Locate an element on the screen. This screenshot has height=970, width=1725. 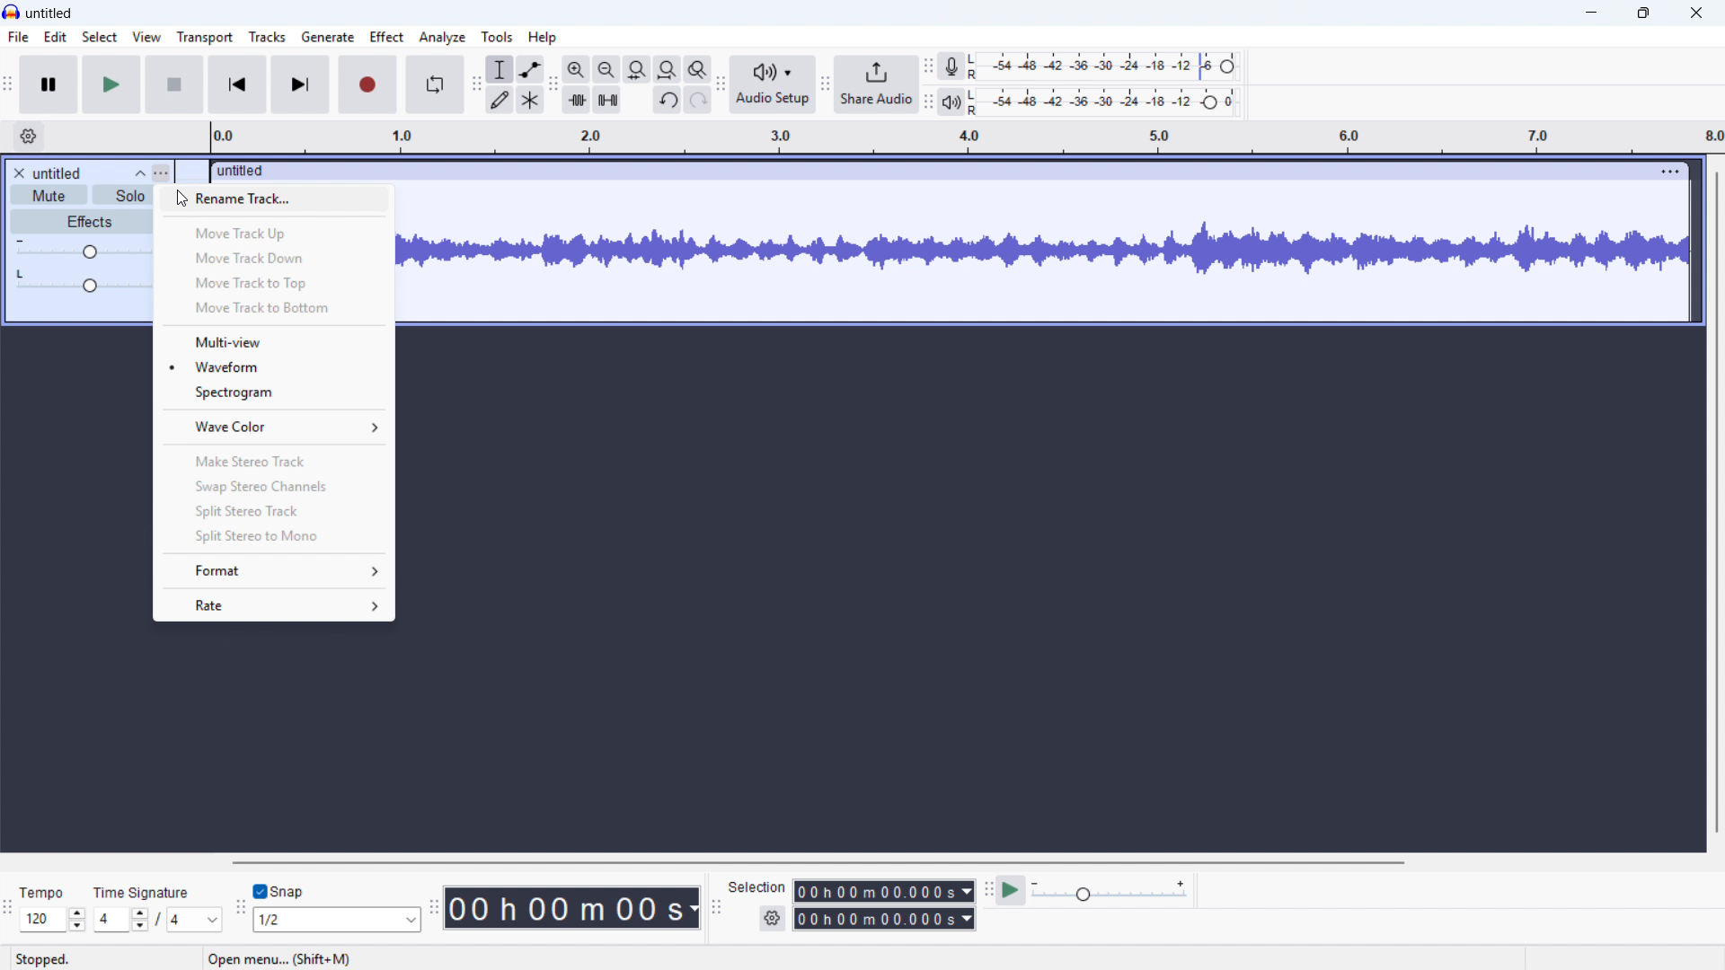
Recording metre toolbar  is located at coordinates (929, 66).